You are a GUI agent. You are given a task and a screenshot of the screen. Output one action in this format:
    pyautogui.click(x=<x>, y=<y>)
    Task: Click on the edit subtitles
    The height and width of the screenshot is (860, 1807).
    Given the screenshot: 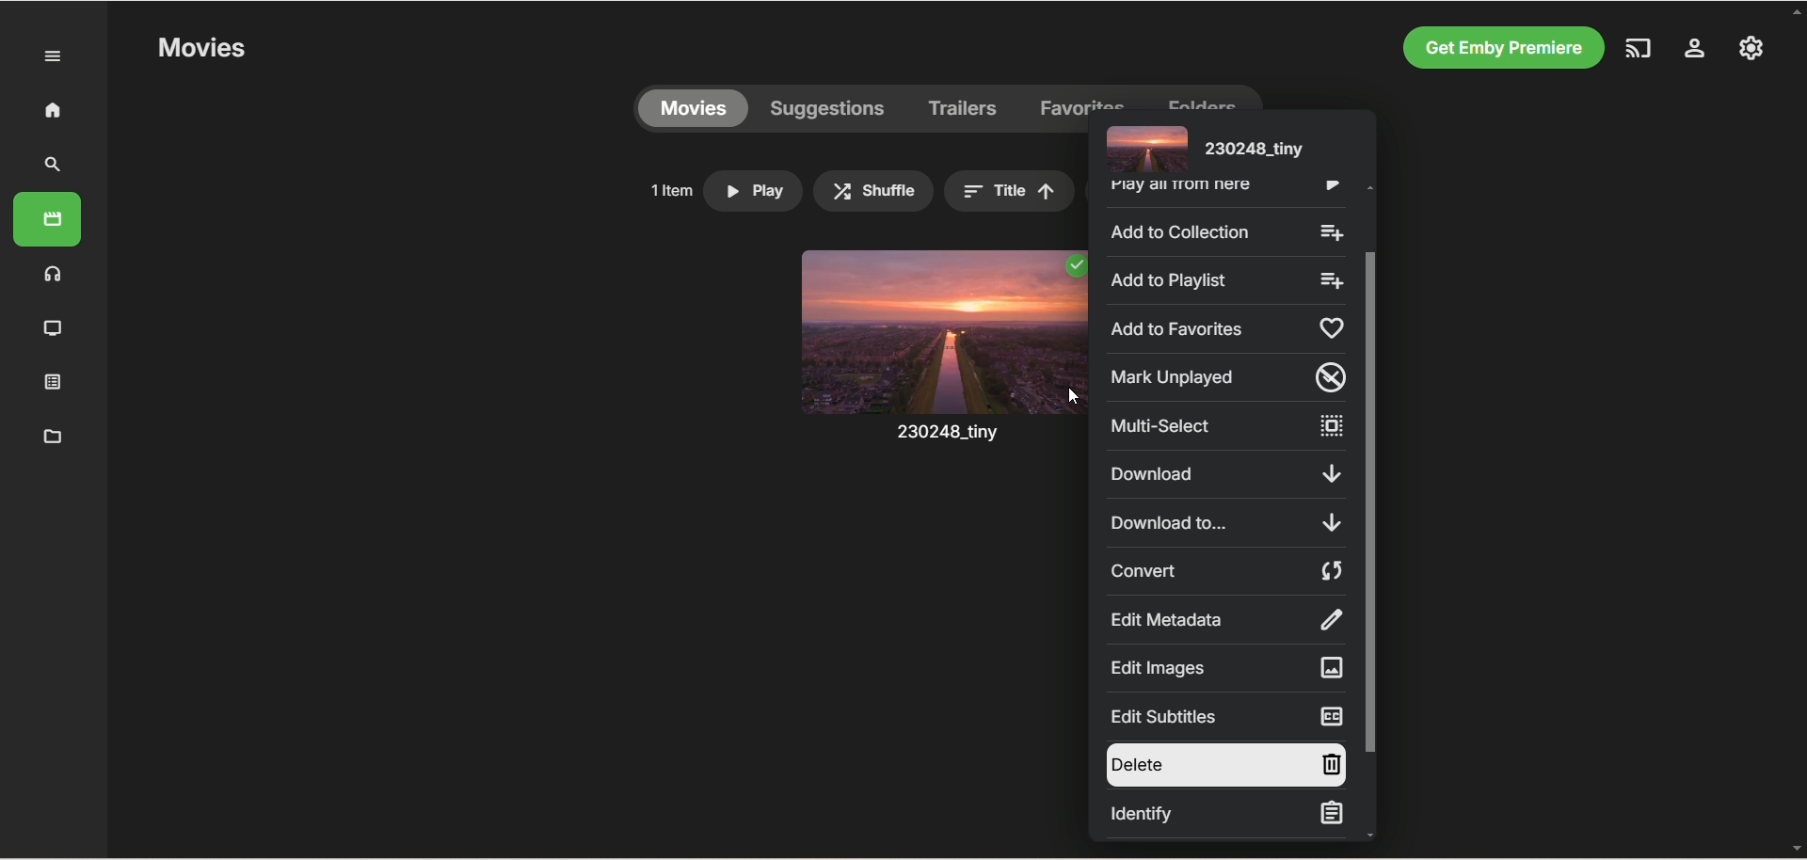 What is the action you would take?
    pyautogui.click(x=1223, y=716)
    